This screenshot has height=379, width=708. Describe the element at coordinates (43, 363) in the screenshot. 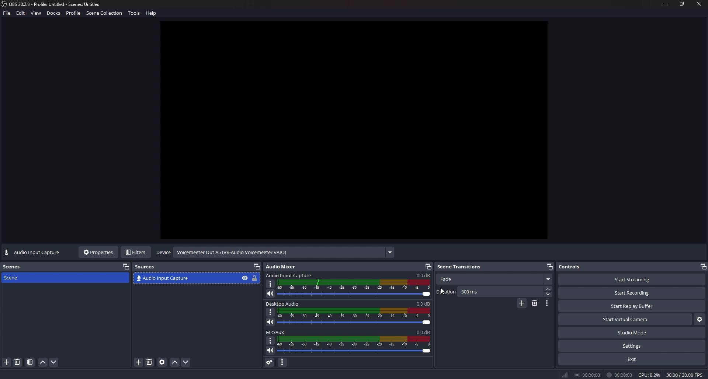

I see `move scene up` at that location.